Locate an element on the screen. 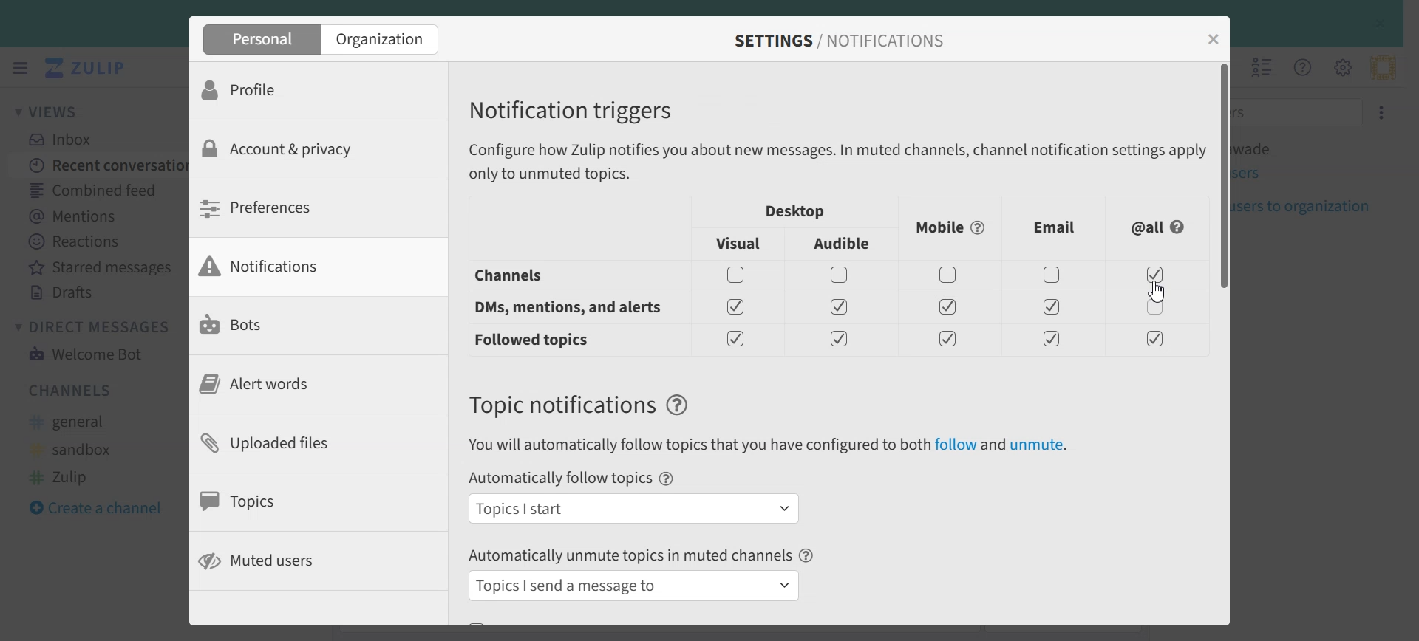 The height and width of the screenshot is (641, 1419). Desktop is located at coordinates (796, 211).